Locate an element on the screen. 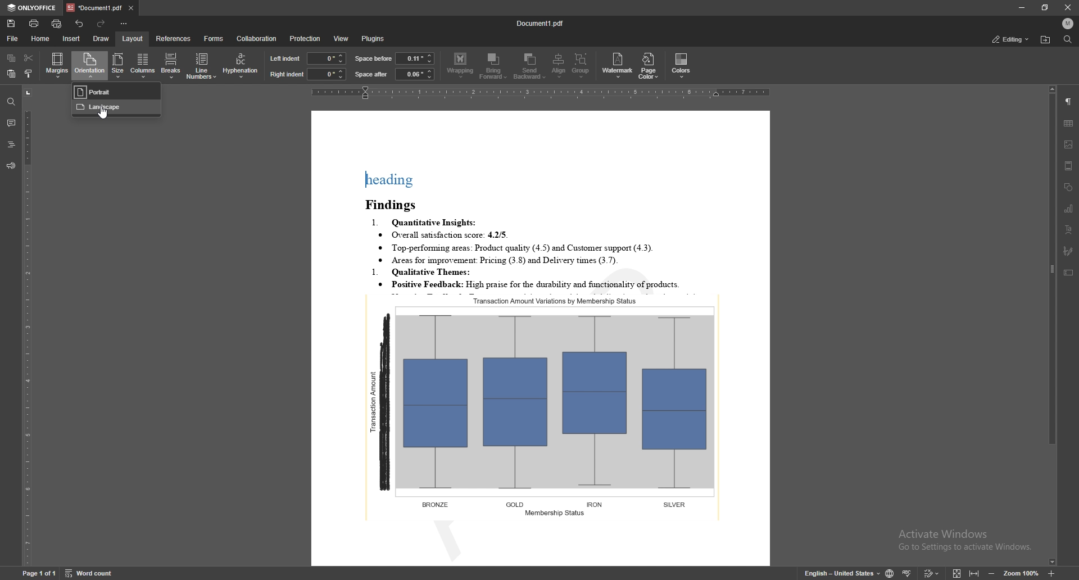 The height and width of the screenshot is (580, 1079). space after is located at coordinates (371, 74).